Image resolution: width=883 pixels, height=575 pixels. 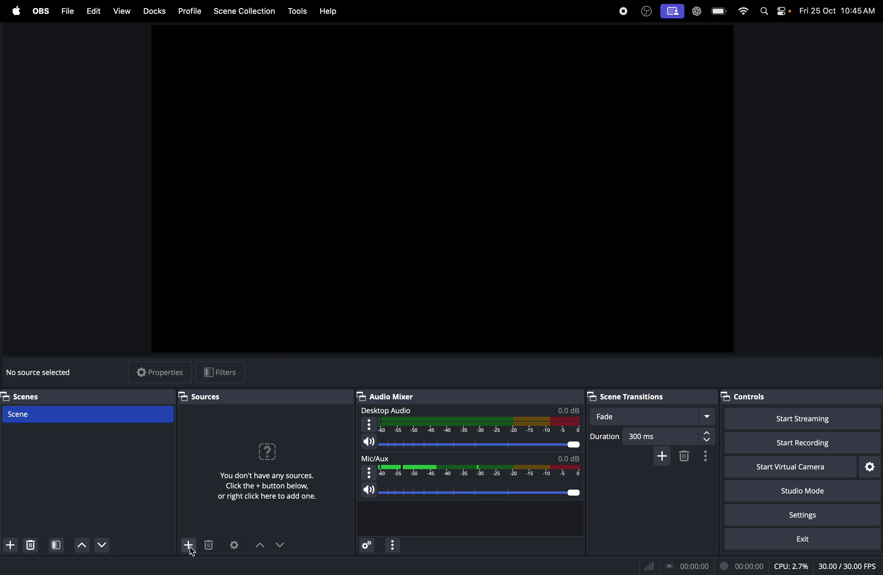 What do you see at coordinates (605, 438) in the screenshot?
I see `duration` at bounding box center [605, 438].